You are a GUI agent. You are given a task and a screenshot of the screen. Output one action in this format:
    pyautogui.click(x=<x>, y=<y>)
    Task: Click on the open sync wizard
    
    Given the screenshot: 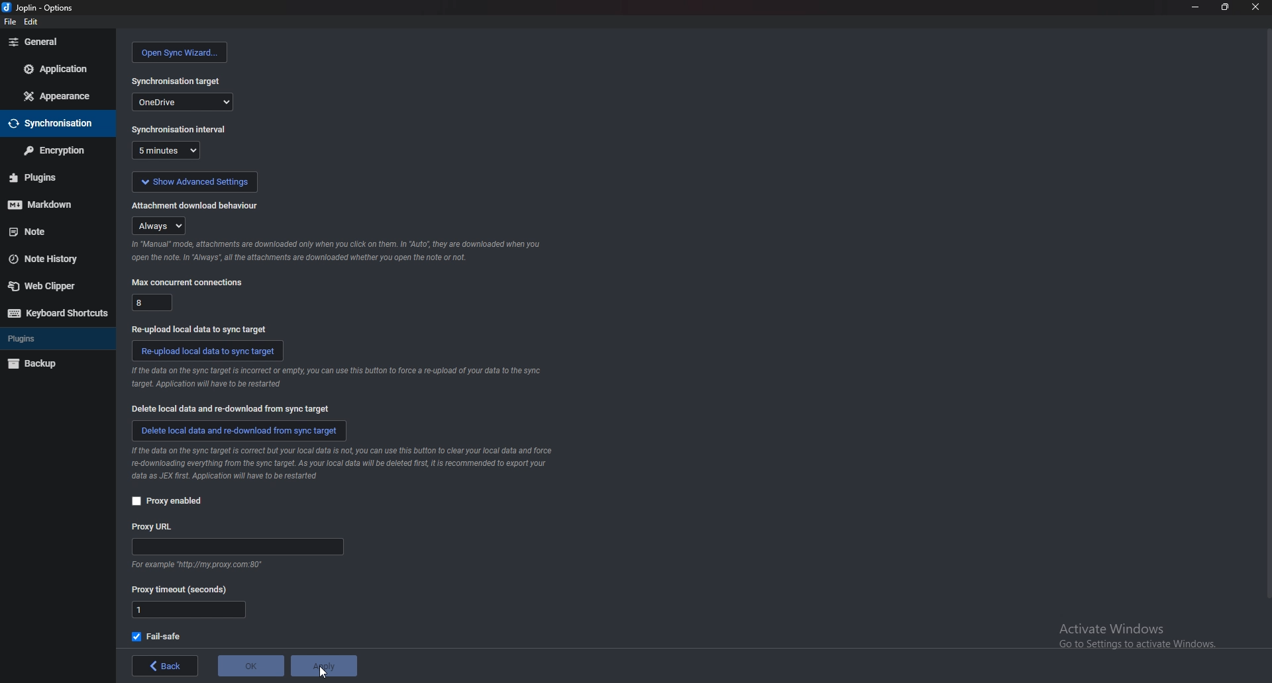 What is the action you would take?
    pyautogui.click(x=182, y=52)
    